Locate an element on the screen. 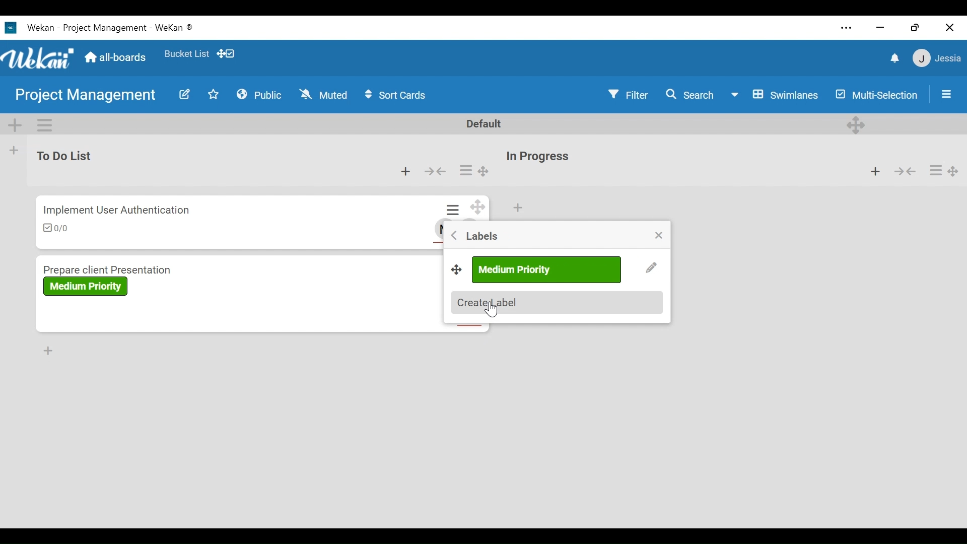 This screenshot has height=544, width=967. List Title is located at coordinates (537, 157).